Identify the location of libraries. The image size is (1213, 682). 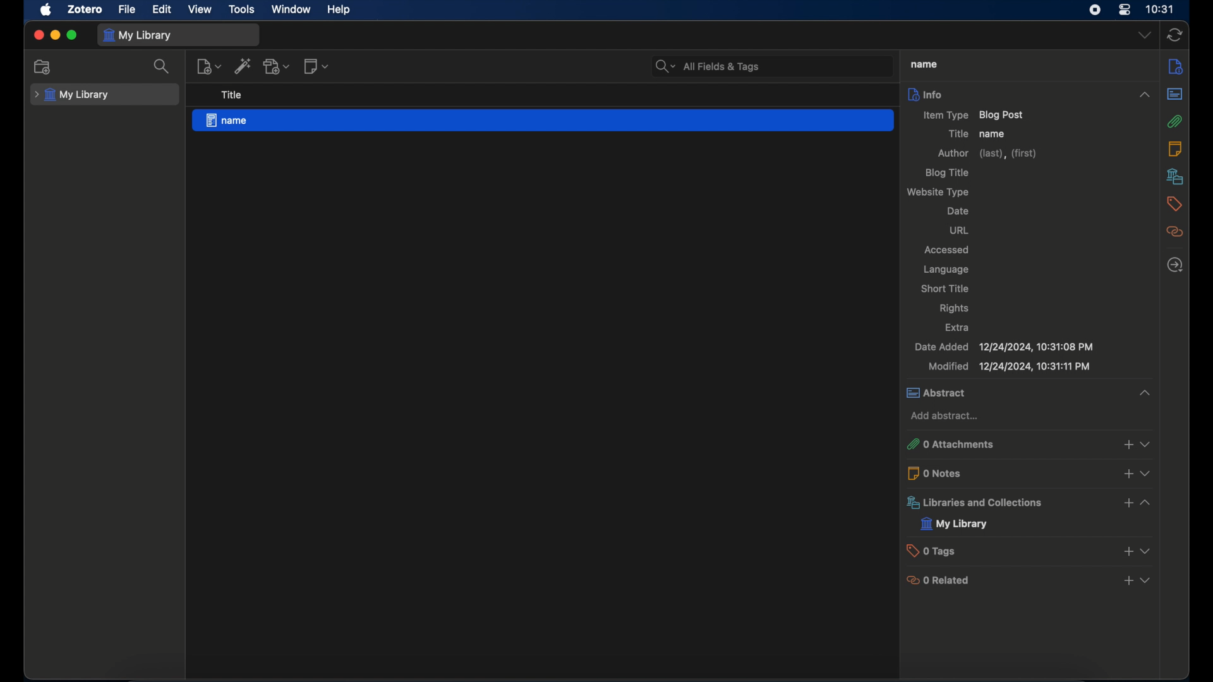
(1175, 176).